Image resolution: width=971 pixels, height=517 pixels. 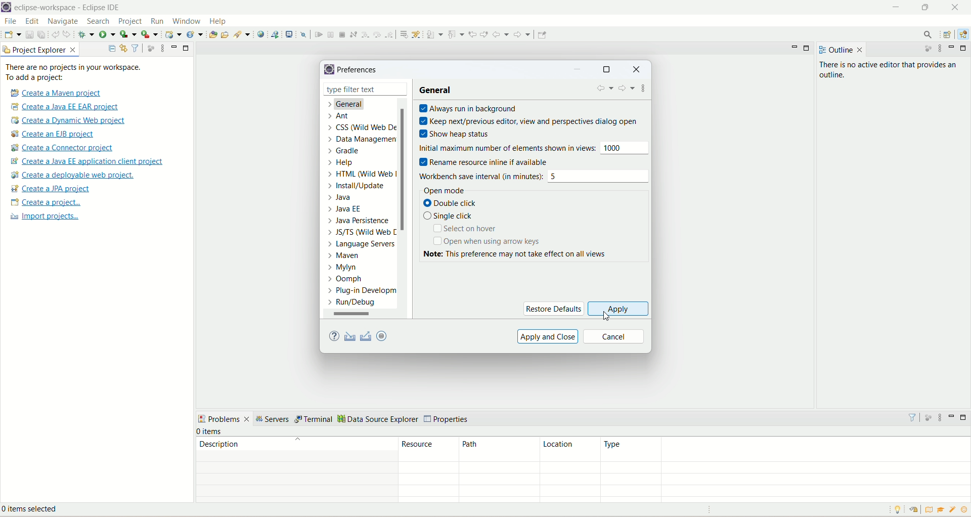 What do you see at coordinates (274, 419) in the screenshot?
I see `servers` at bounding box center [274, 419].